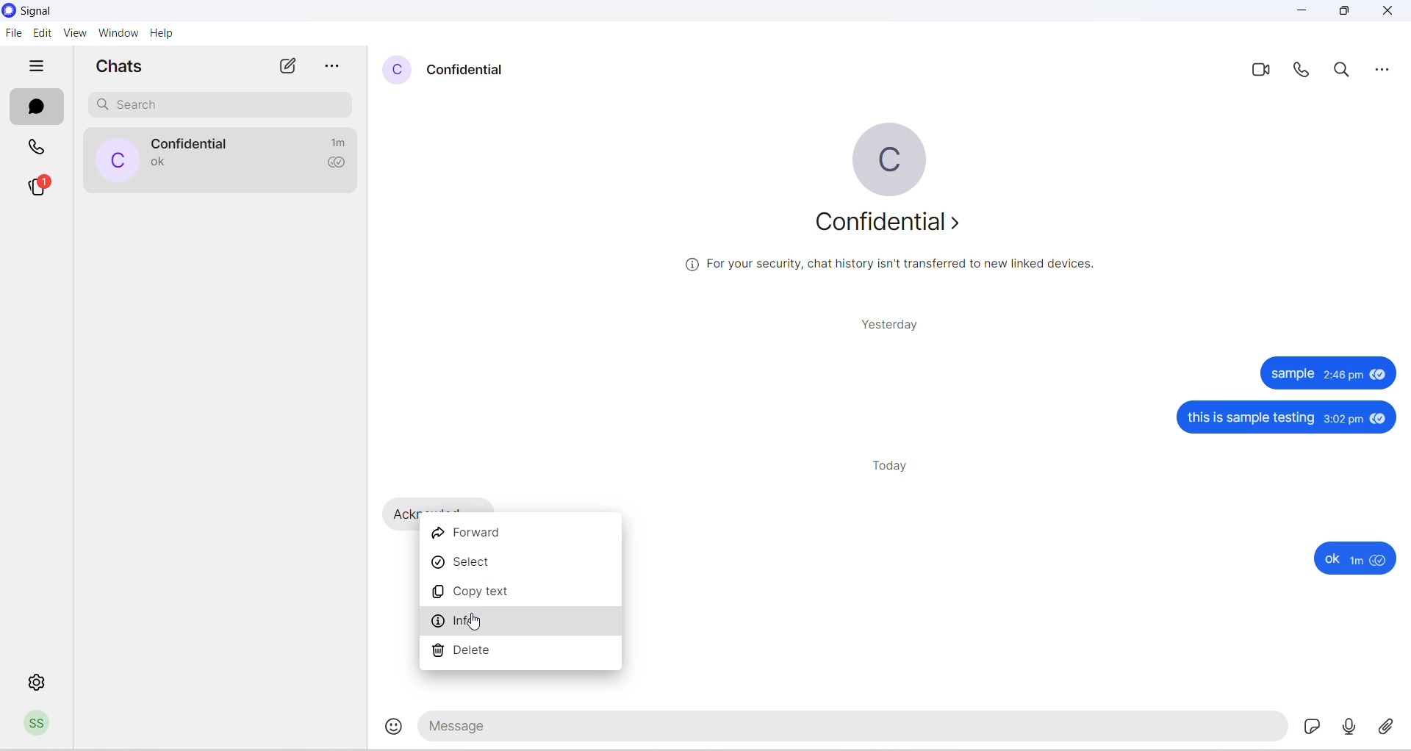 This screenshot has width=1411, height=751. Describe the element at coordinates (41, 33) in the screenshot. I see `edit` at that location.